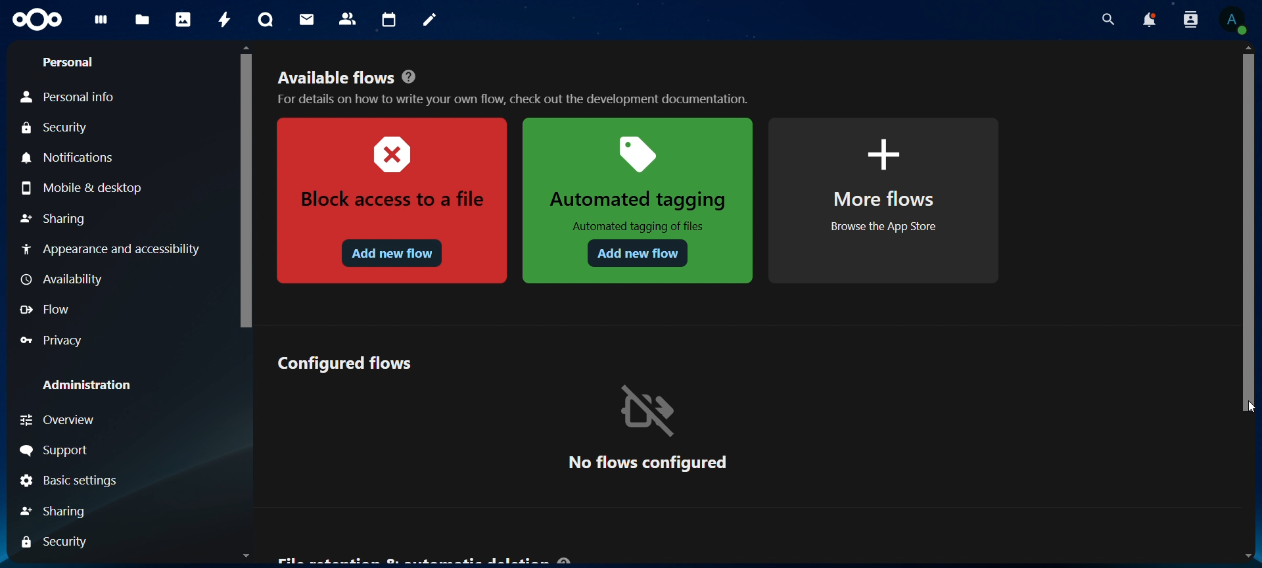 The height and width of the screenshot is (568, 1262). What do you see at coordinates (1249, 231) in the screenshot?
I see `scrollbar` at bounding box center [1249, 231].